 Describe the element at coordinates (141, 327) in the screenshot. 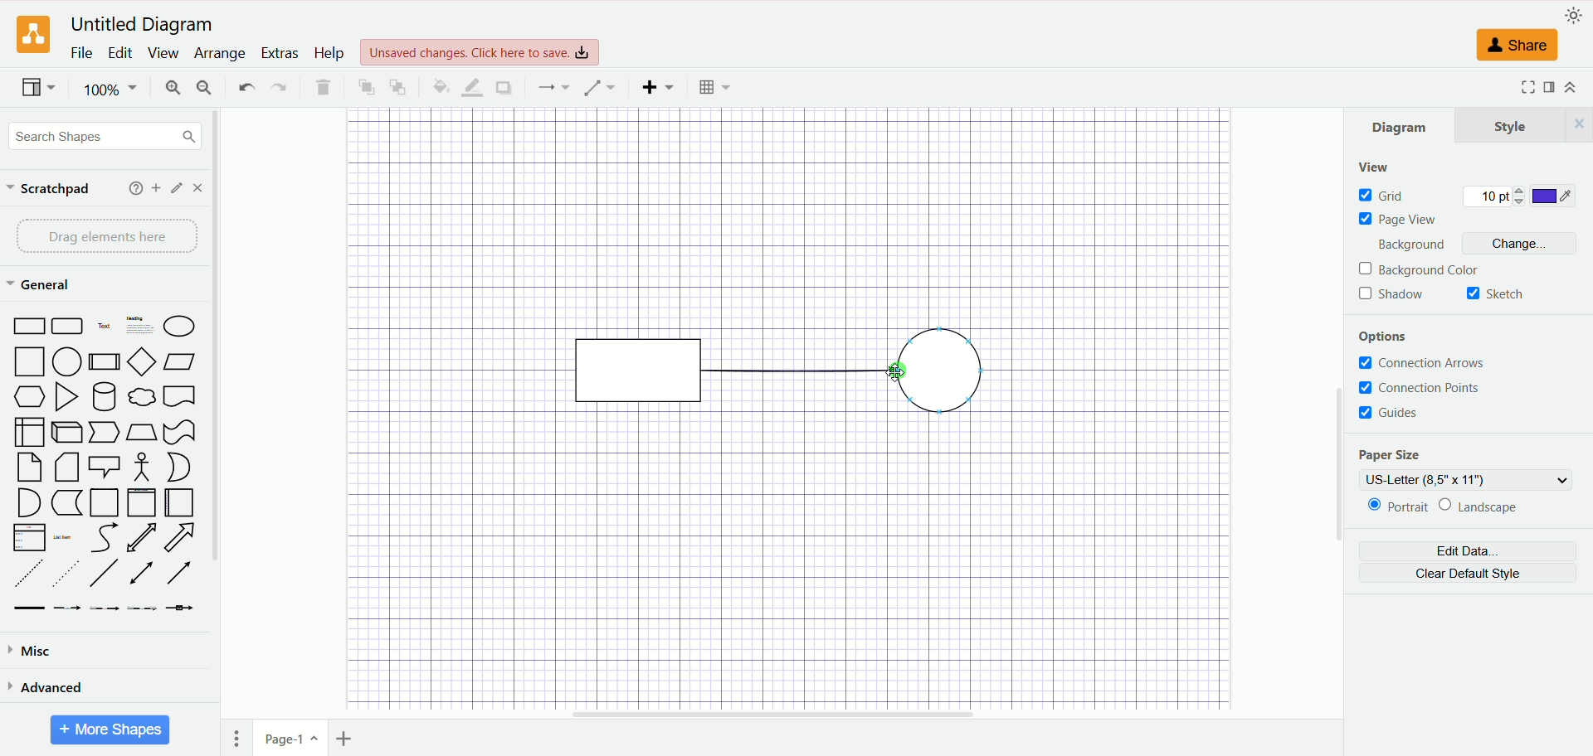

I see `Heading with Text` at that location.